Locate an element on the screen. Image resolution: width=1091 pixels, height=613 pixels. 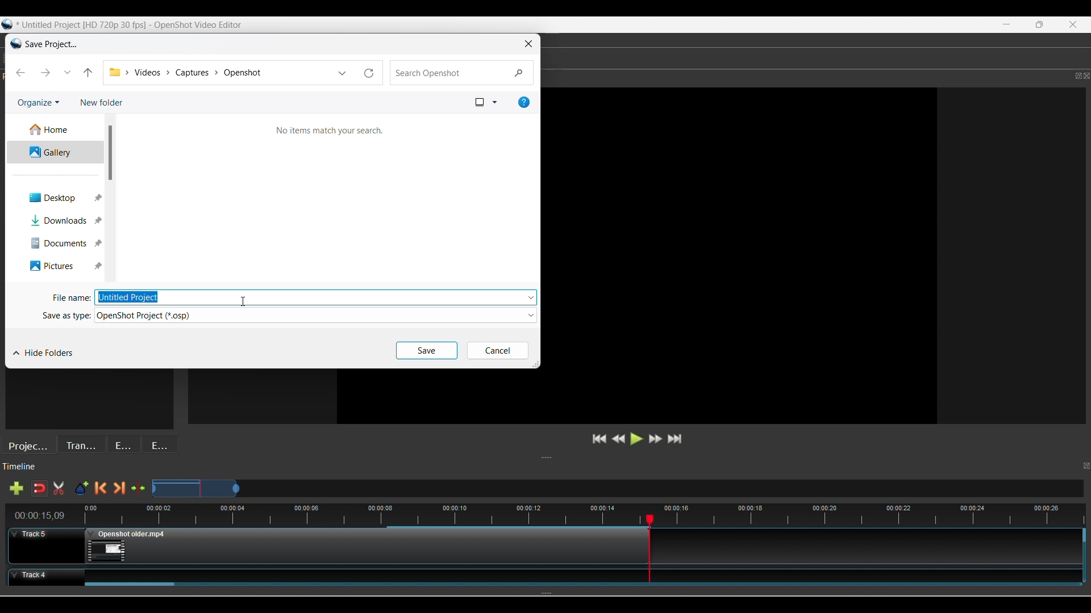
Change height of panels attached to this line is located at coordinates (598, 458).